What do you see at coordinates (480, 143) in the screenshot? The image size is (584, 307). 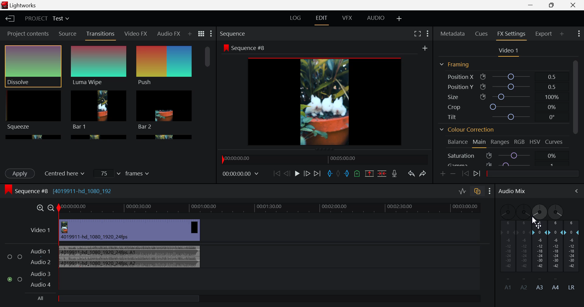 I see `Main Tab Open` at bounding box center [480, 143].